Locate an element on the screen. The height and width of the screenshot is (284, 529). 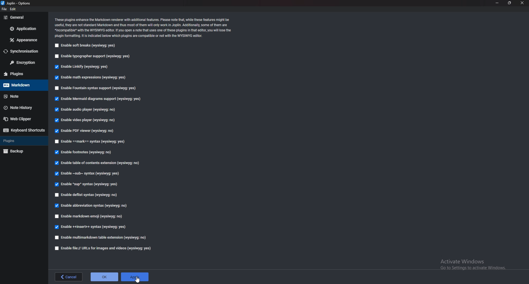
apply is located at coordinates (134, 277).